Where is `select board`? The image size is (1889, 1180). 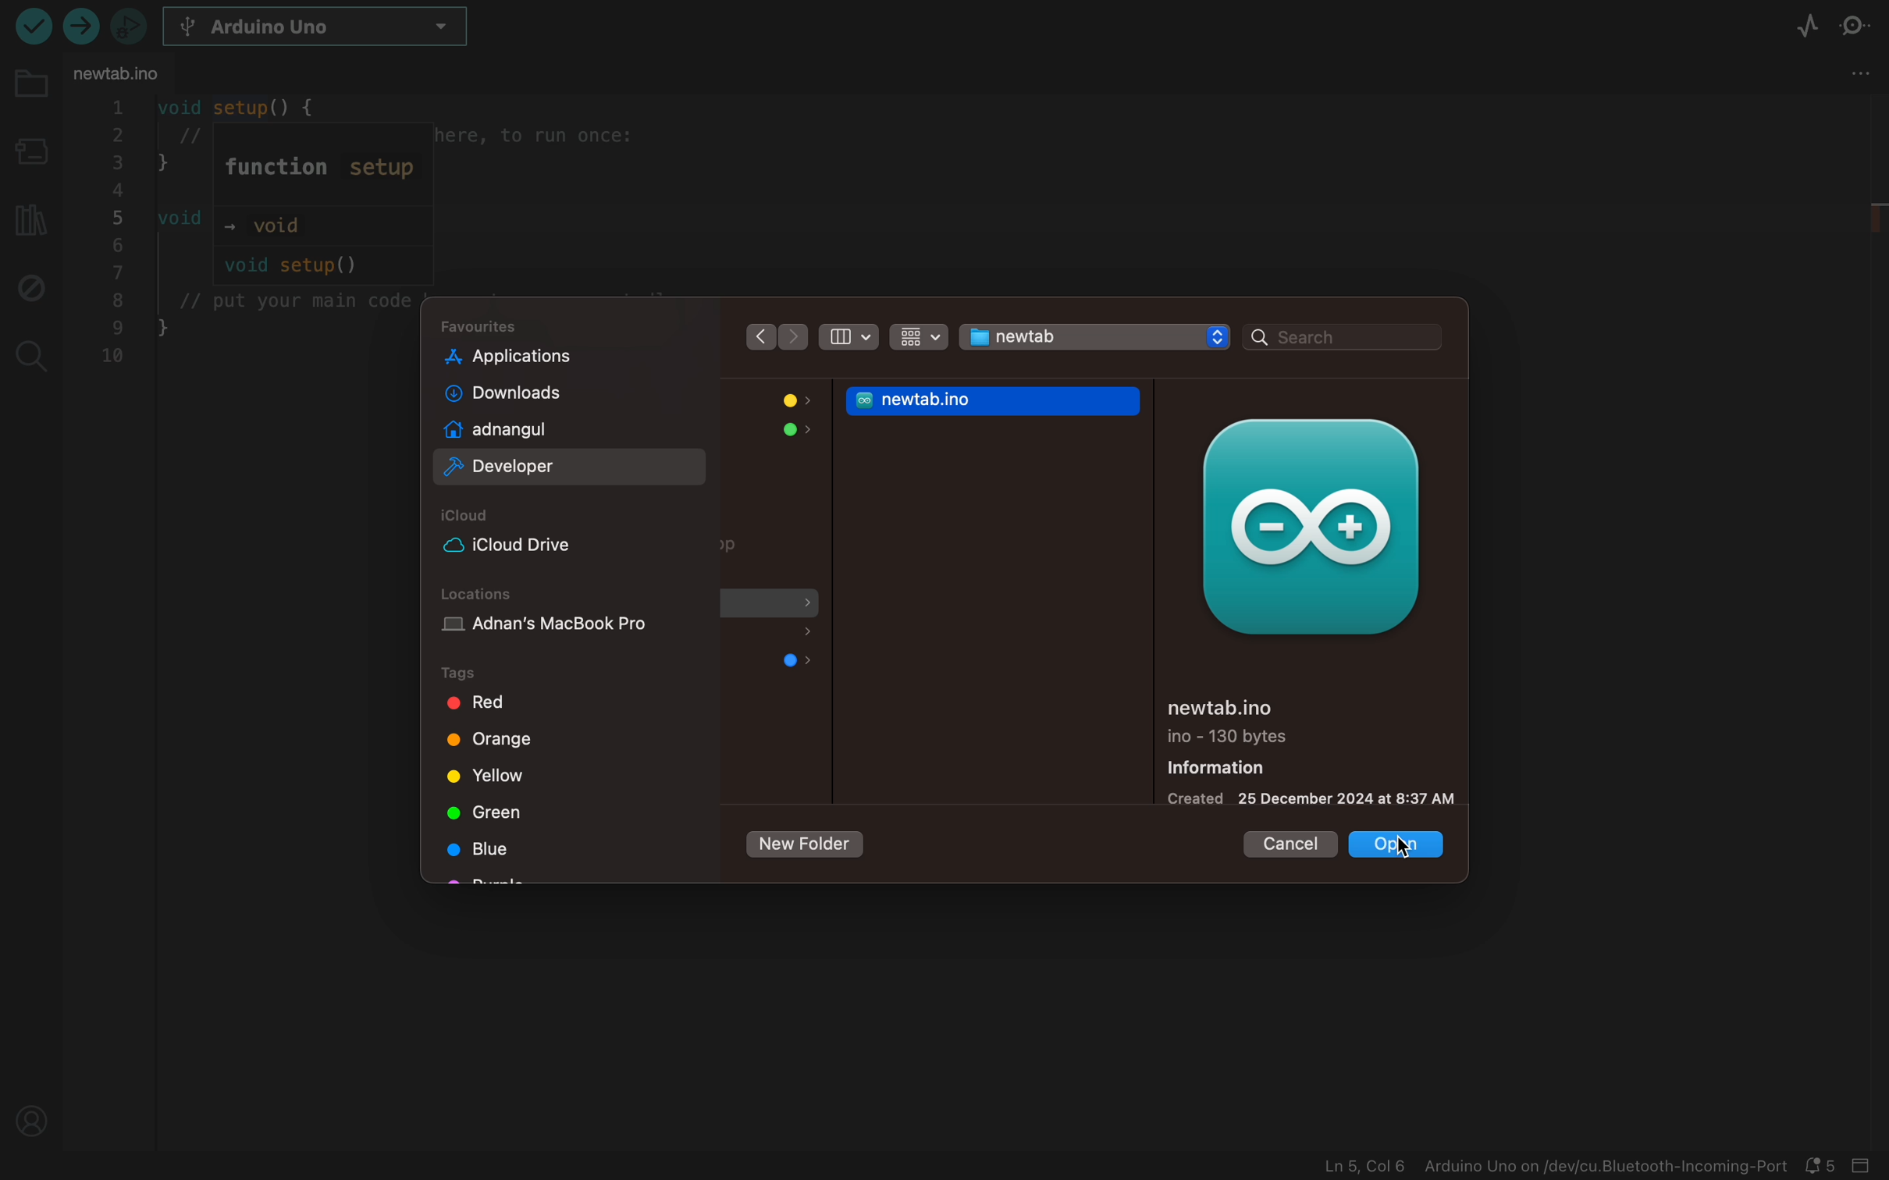 select board is located at coordinates (329, 29).